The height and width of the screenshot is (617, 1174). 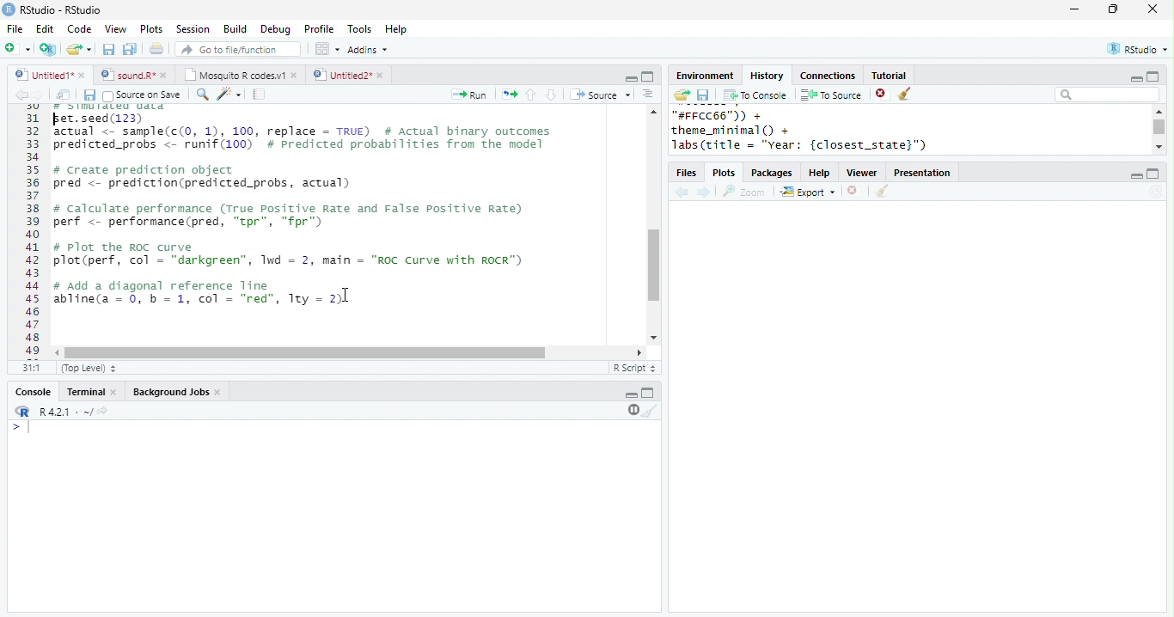 I want to click on R 4.2.1 .~/, so click(x=63, y=412).